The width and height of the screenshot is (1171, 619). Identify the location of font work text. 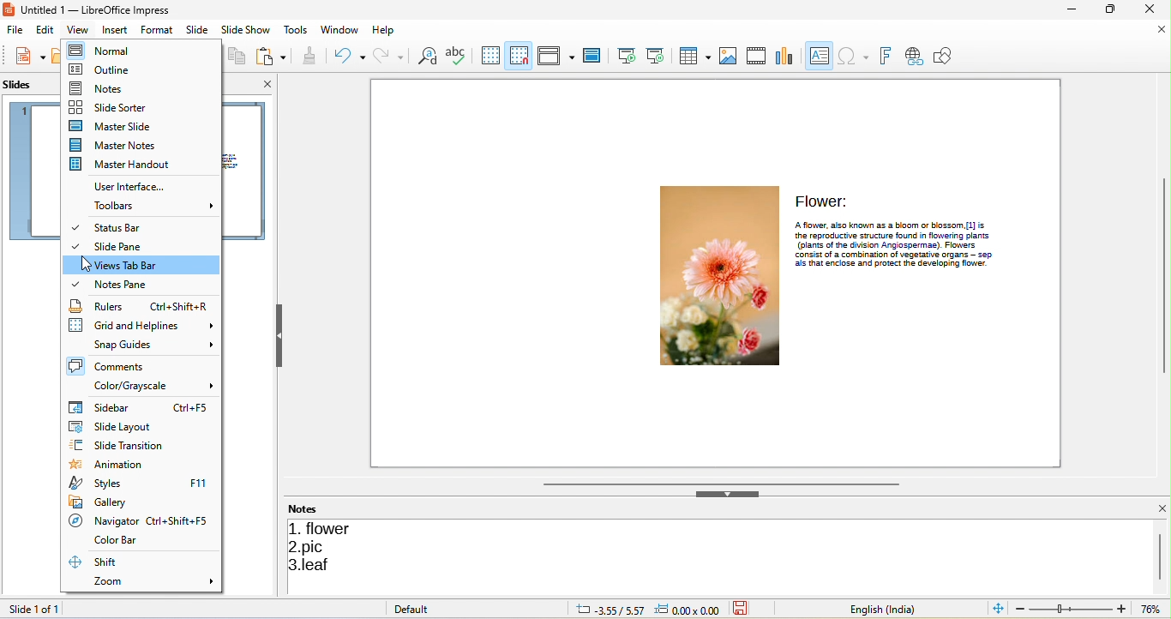
(885, 54).